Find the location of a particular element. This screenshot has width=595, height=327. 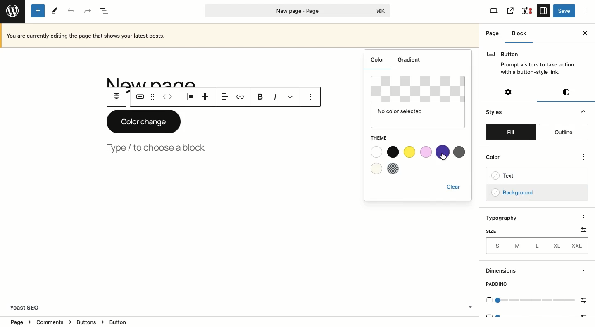

Close is located at coordinates (584, 33).